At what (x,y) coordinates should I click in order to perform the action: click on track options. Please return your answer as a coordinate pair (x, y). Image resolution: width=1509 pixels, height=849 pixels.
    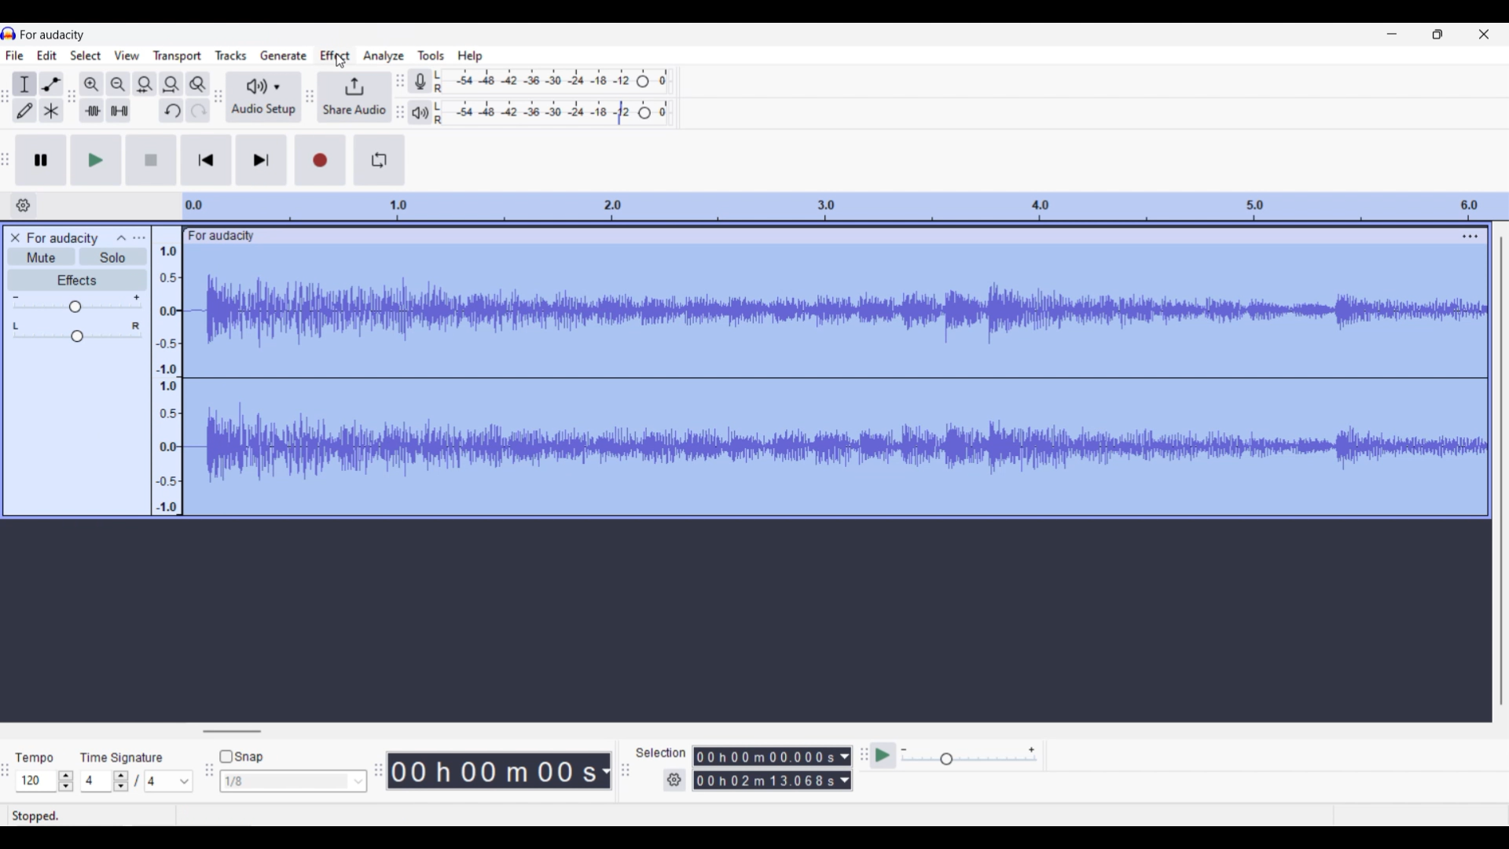
    Looking at the image, I should click on (1468, 235).